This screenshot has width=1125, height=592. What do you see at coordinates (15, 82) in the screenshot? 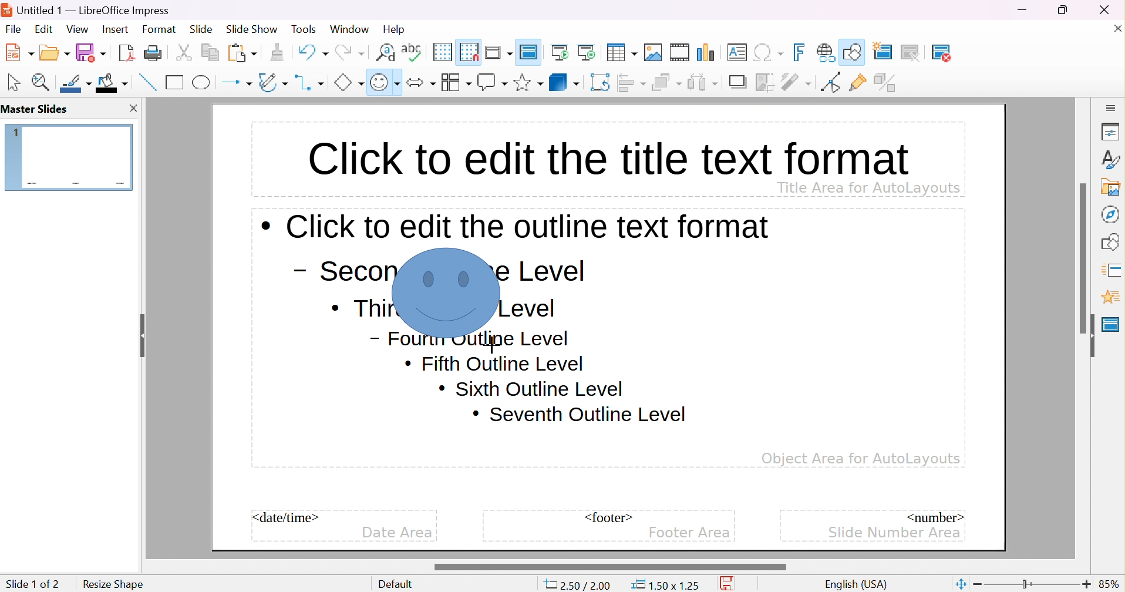
I see `select` at bounding box center [15, 82].